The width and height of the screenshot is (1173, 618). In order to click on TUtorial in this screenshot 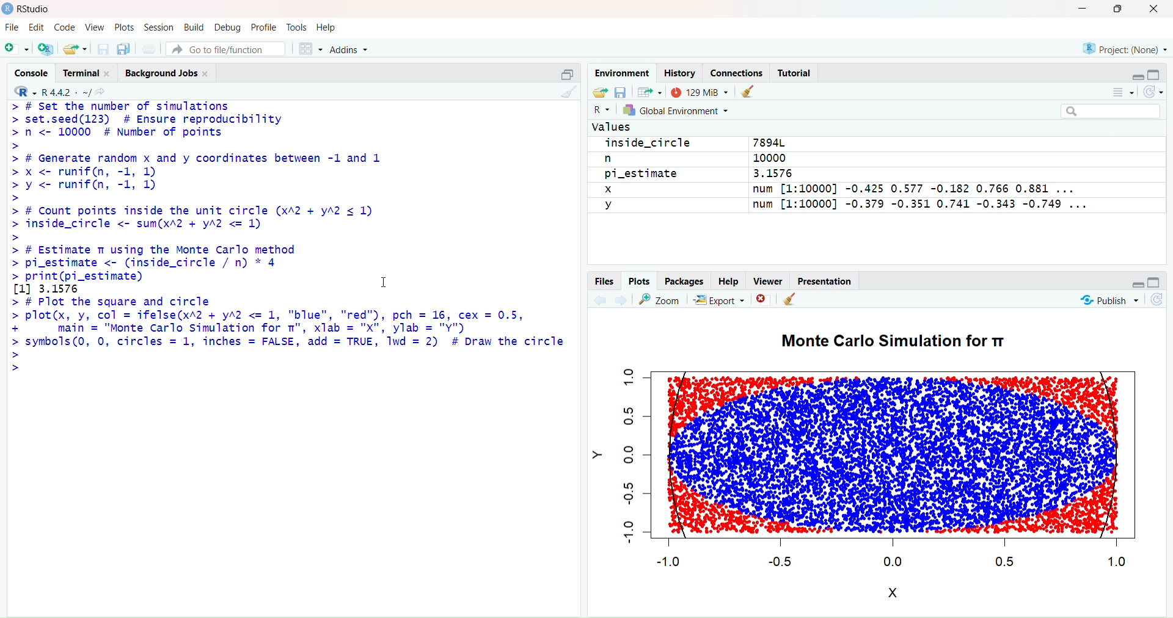, I will do `click(798, 71)`.